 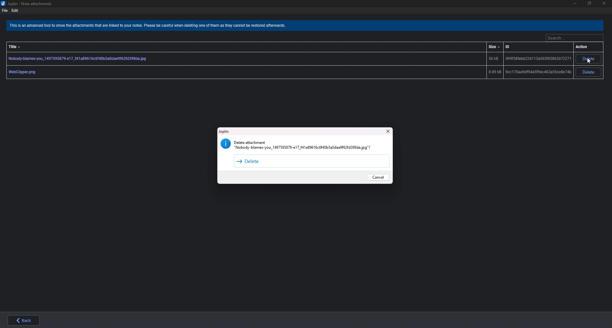 I want to click on edit, so click(x=15, y=10).